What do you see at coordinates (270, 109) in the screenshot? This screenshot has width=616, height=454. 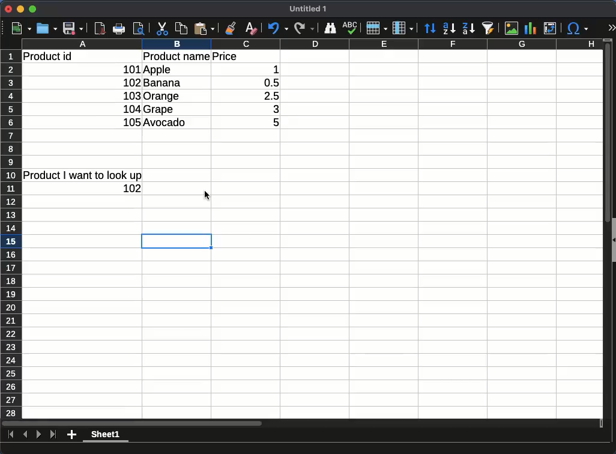 I see `3` at bounding box center [270, 109].